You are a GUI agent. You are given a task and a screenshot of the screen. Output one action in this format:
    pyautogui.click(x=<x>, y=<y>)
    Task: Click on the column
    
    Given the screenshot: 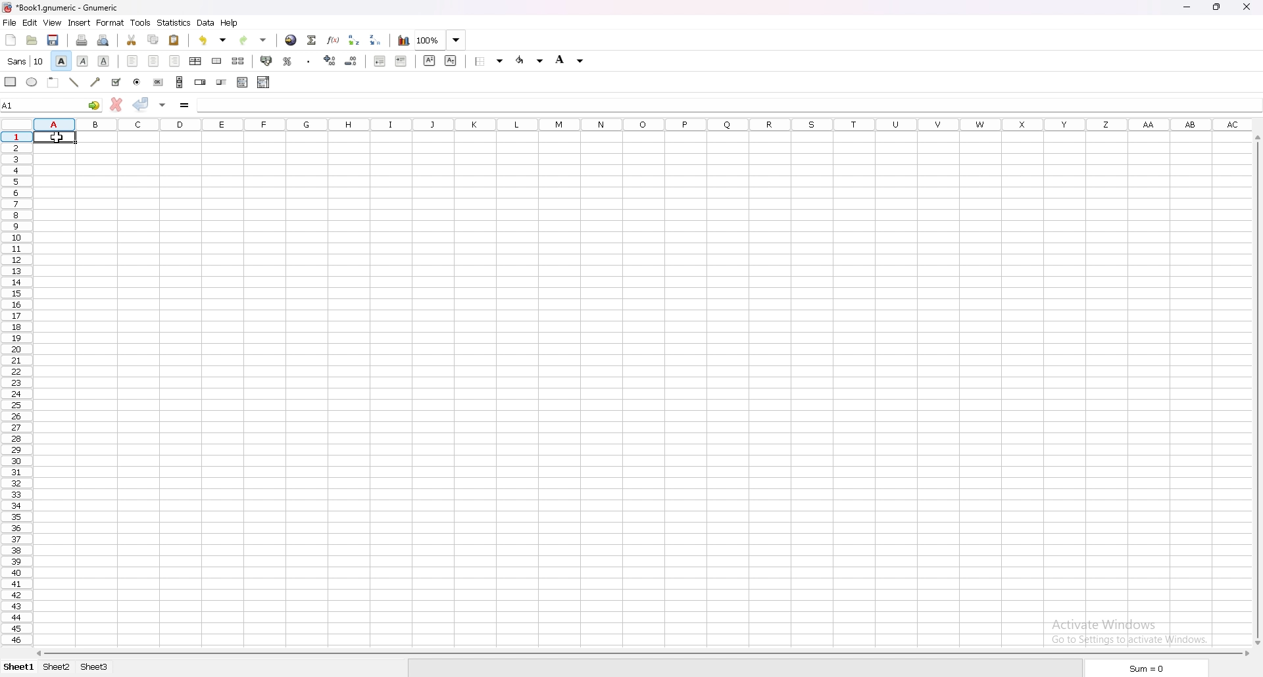 What is the action you would take?
    pyautogui.click(x=645, y=124)
    